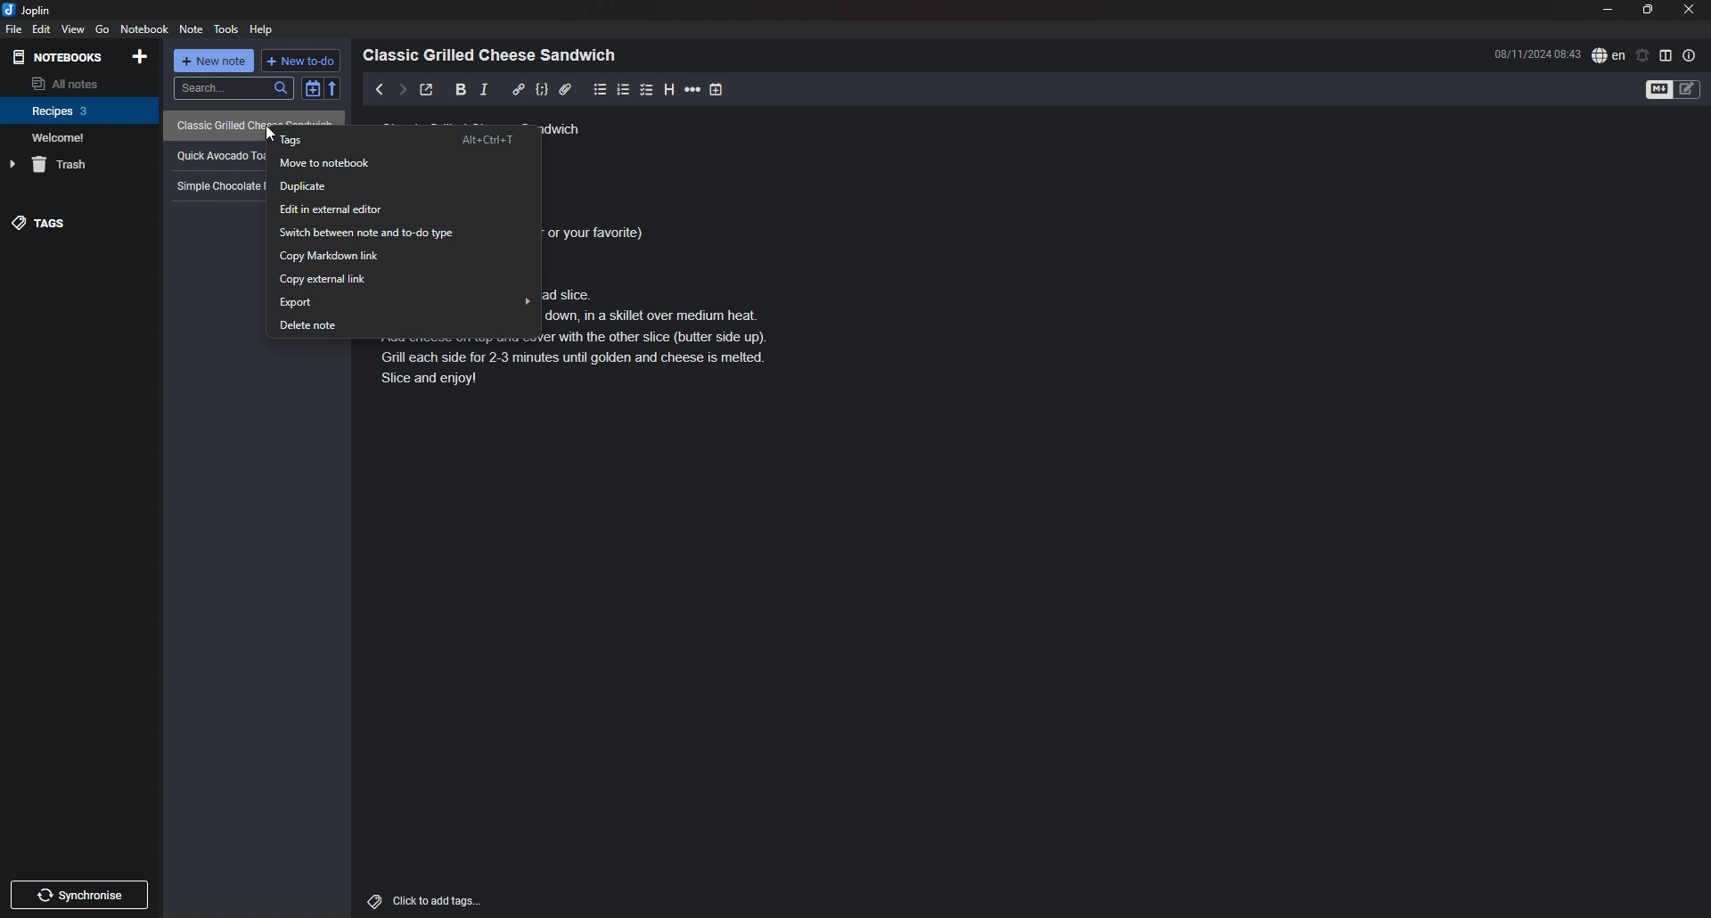  Describe the element at coordinates (405, 209) in the screenshot. I see `edit in external editor` at that location.